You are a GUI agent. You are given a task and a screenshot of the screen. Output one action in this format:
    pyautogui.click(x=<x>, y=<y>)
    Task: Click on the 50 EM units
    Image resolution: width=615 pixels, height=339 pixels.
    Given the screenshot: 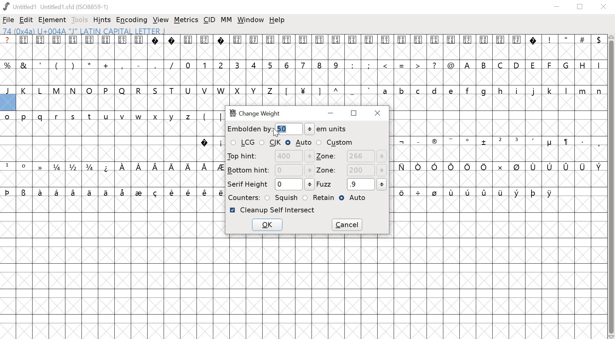 What is the action you would take?
    pyautogui.click(x=284, y=128)
    